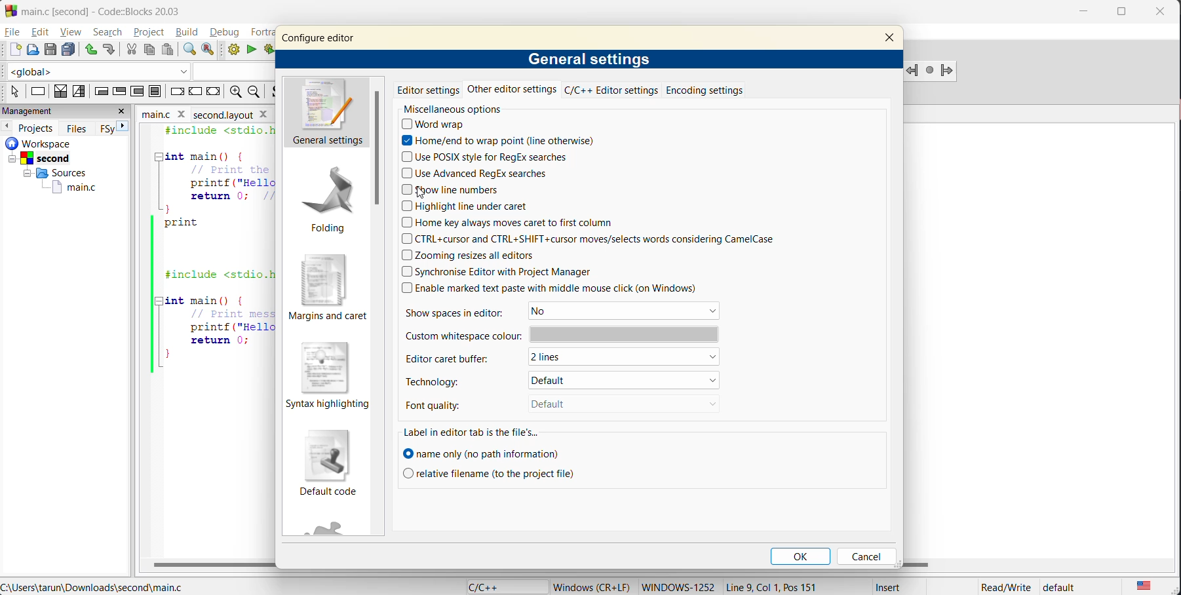 The width and height of the screenshot is (1181, 595). Describe the element at coordinates (1089, 10) in the screenshot. I see `minimize` at that location.